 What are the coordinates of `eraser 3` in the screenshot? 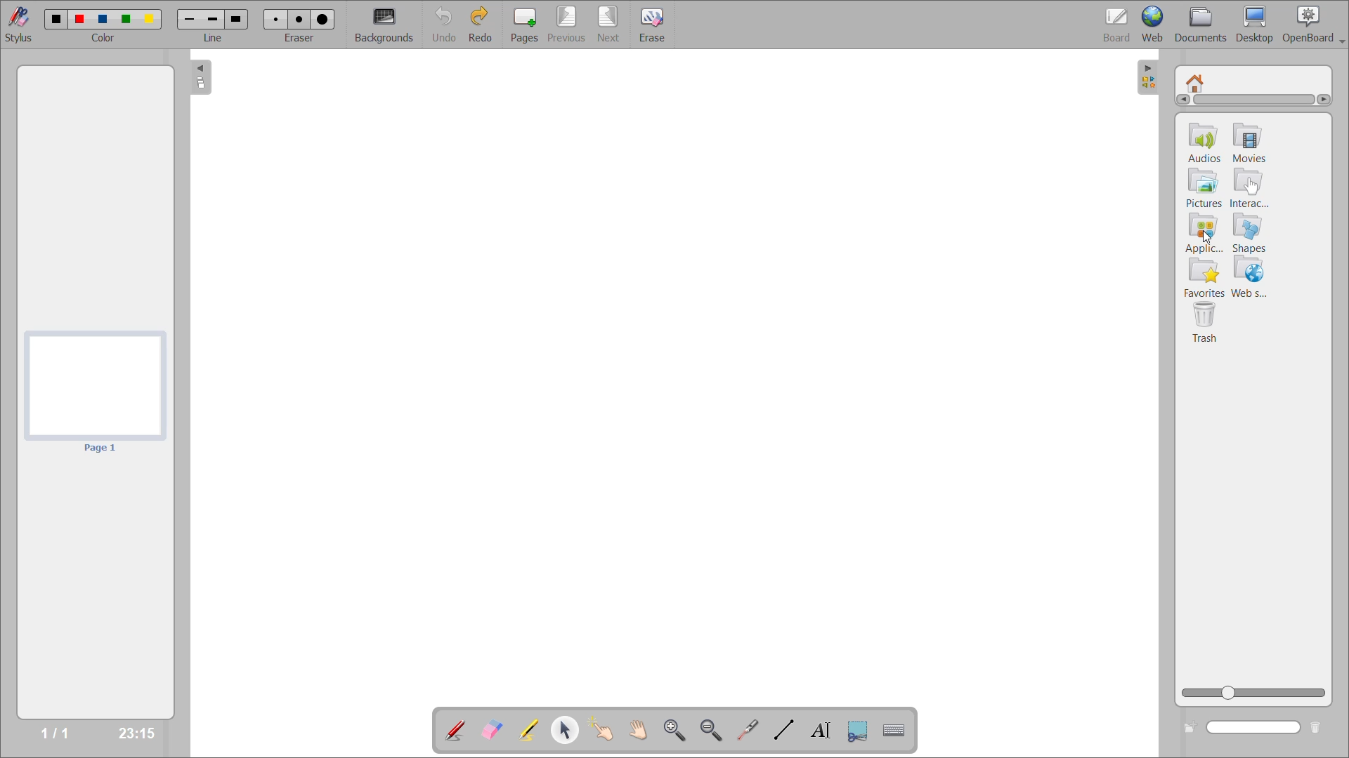 It's located at (322, 18).